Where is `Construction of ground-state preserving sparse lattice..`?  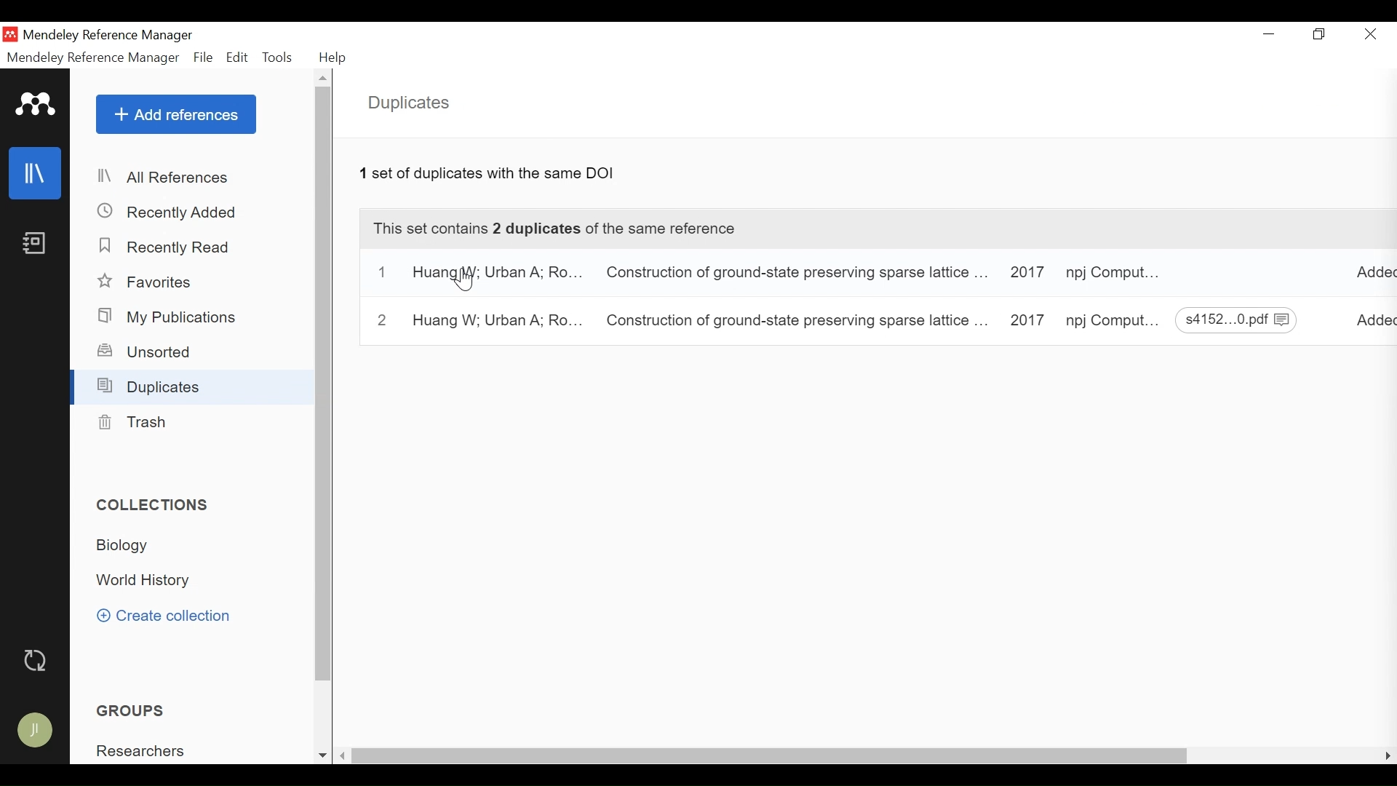 Construction of ground-state preserving sparse lattice.. is located at coordinates (796, 320).